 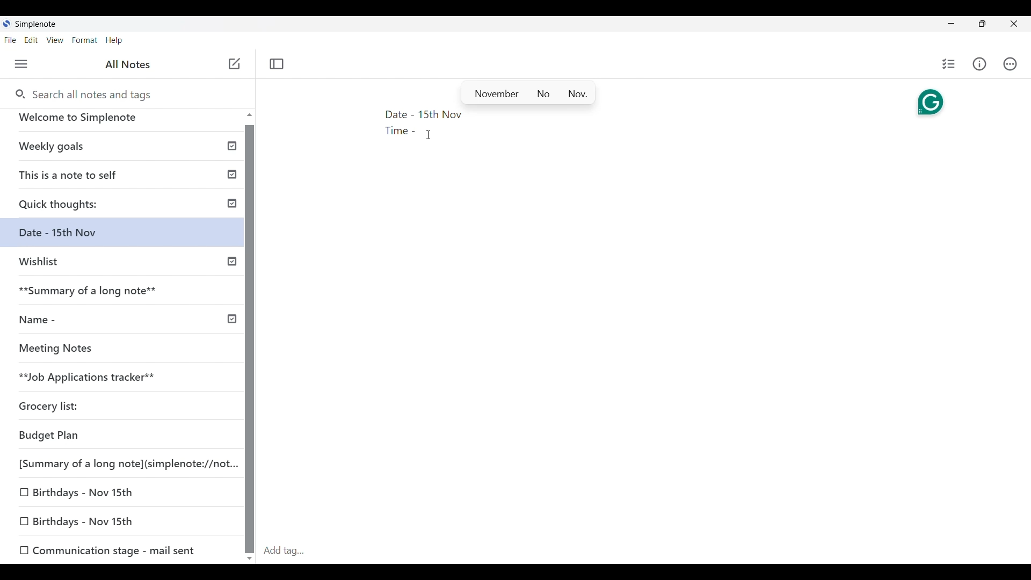 I want to click on Date added to note, so click(x=440, y=114).